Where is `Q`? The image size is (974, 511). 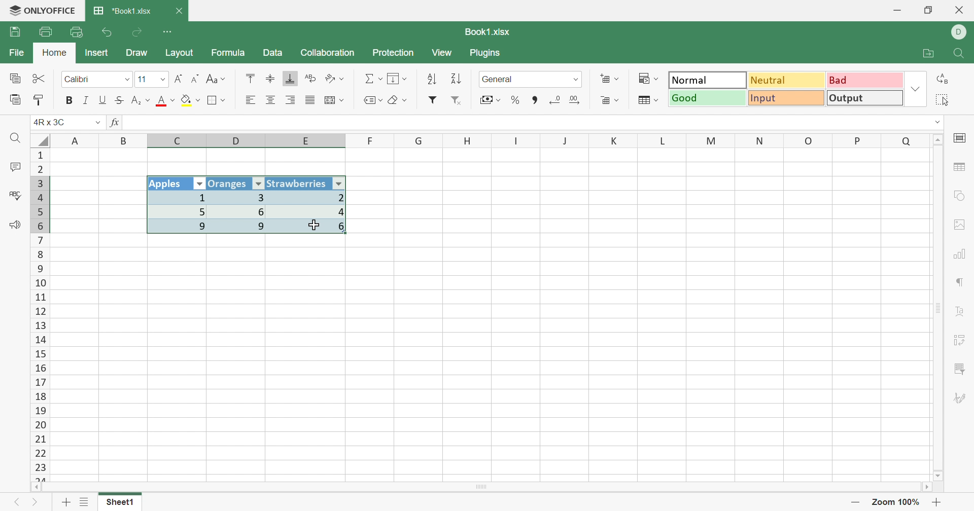 Q is located at coordinates (906, 140).